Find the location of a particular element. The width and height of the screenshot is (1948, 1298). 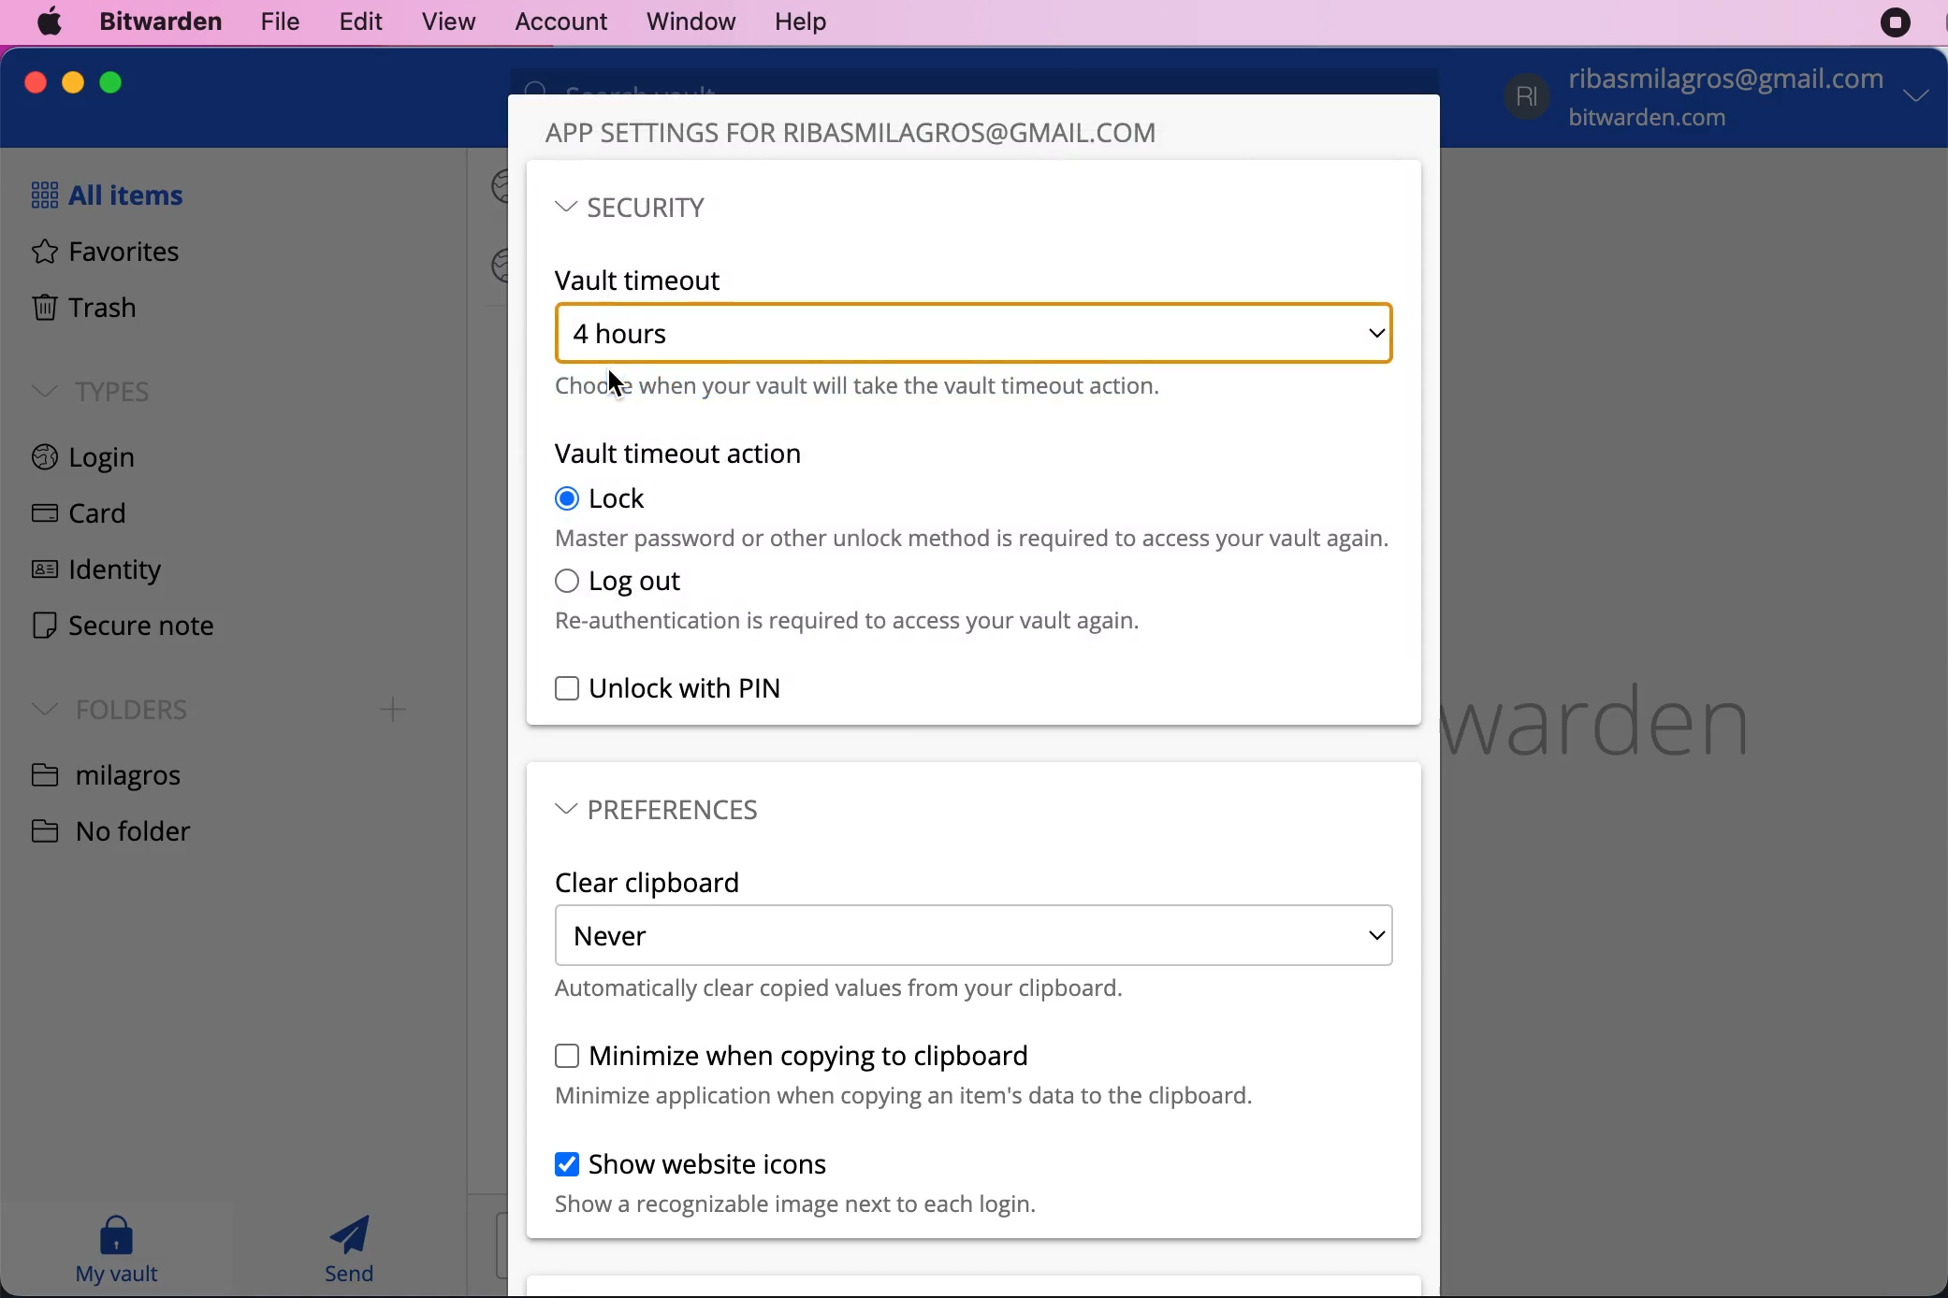

card is located at coordinates (73, 516).